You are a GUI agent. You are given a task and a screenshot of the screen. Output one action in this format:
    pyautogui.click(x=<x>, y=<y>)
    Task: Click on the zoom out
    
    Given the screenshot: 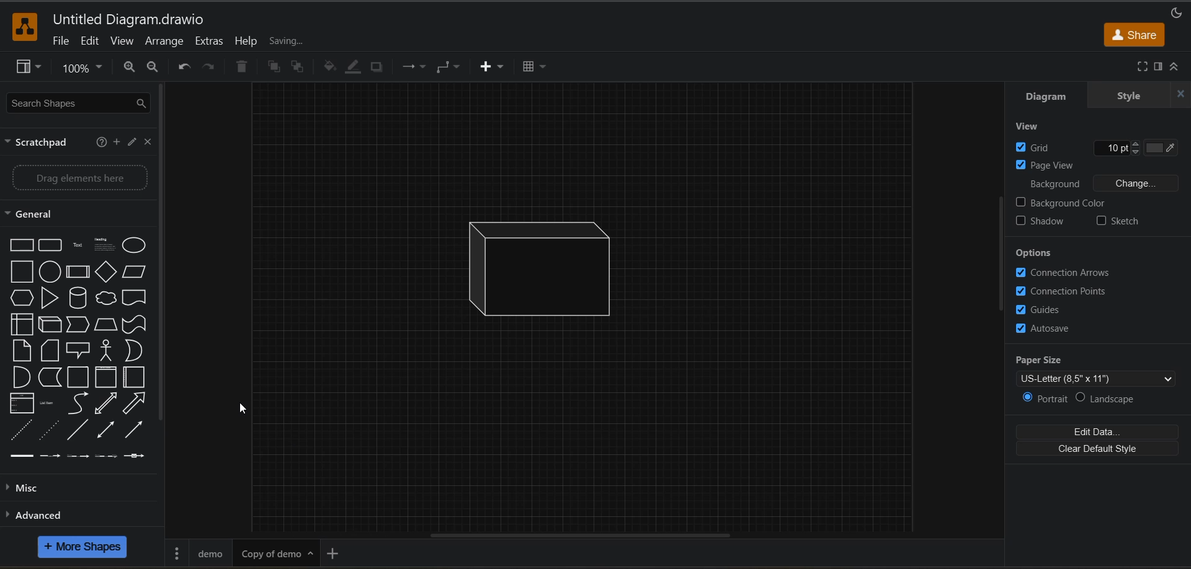 What is the action you would take?
    pyautogui.click(x=129, y=67)
    